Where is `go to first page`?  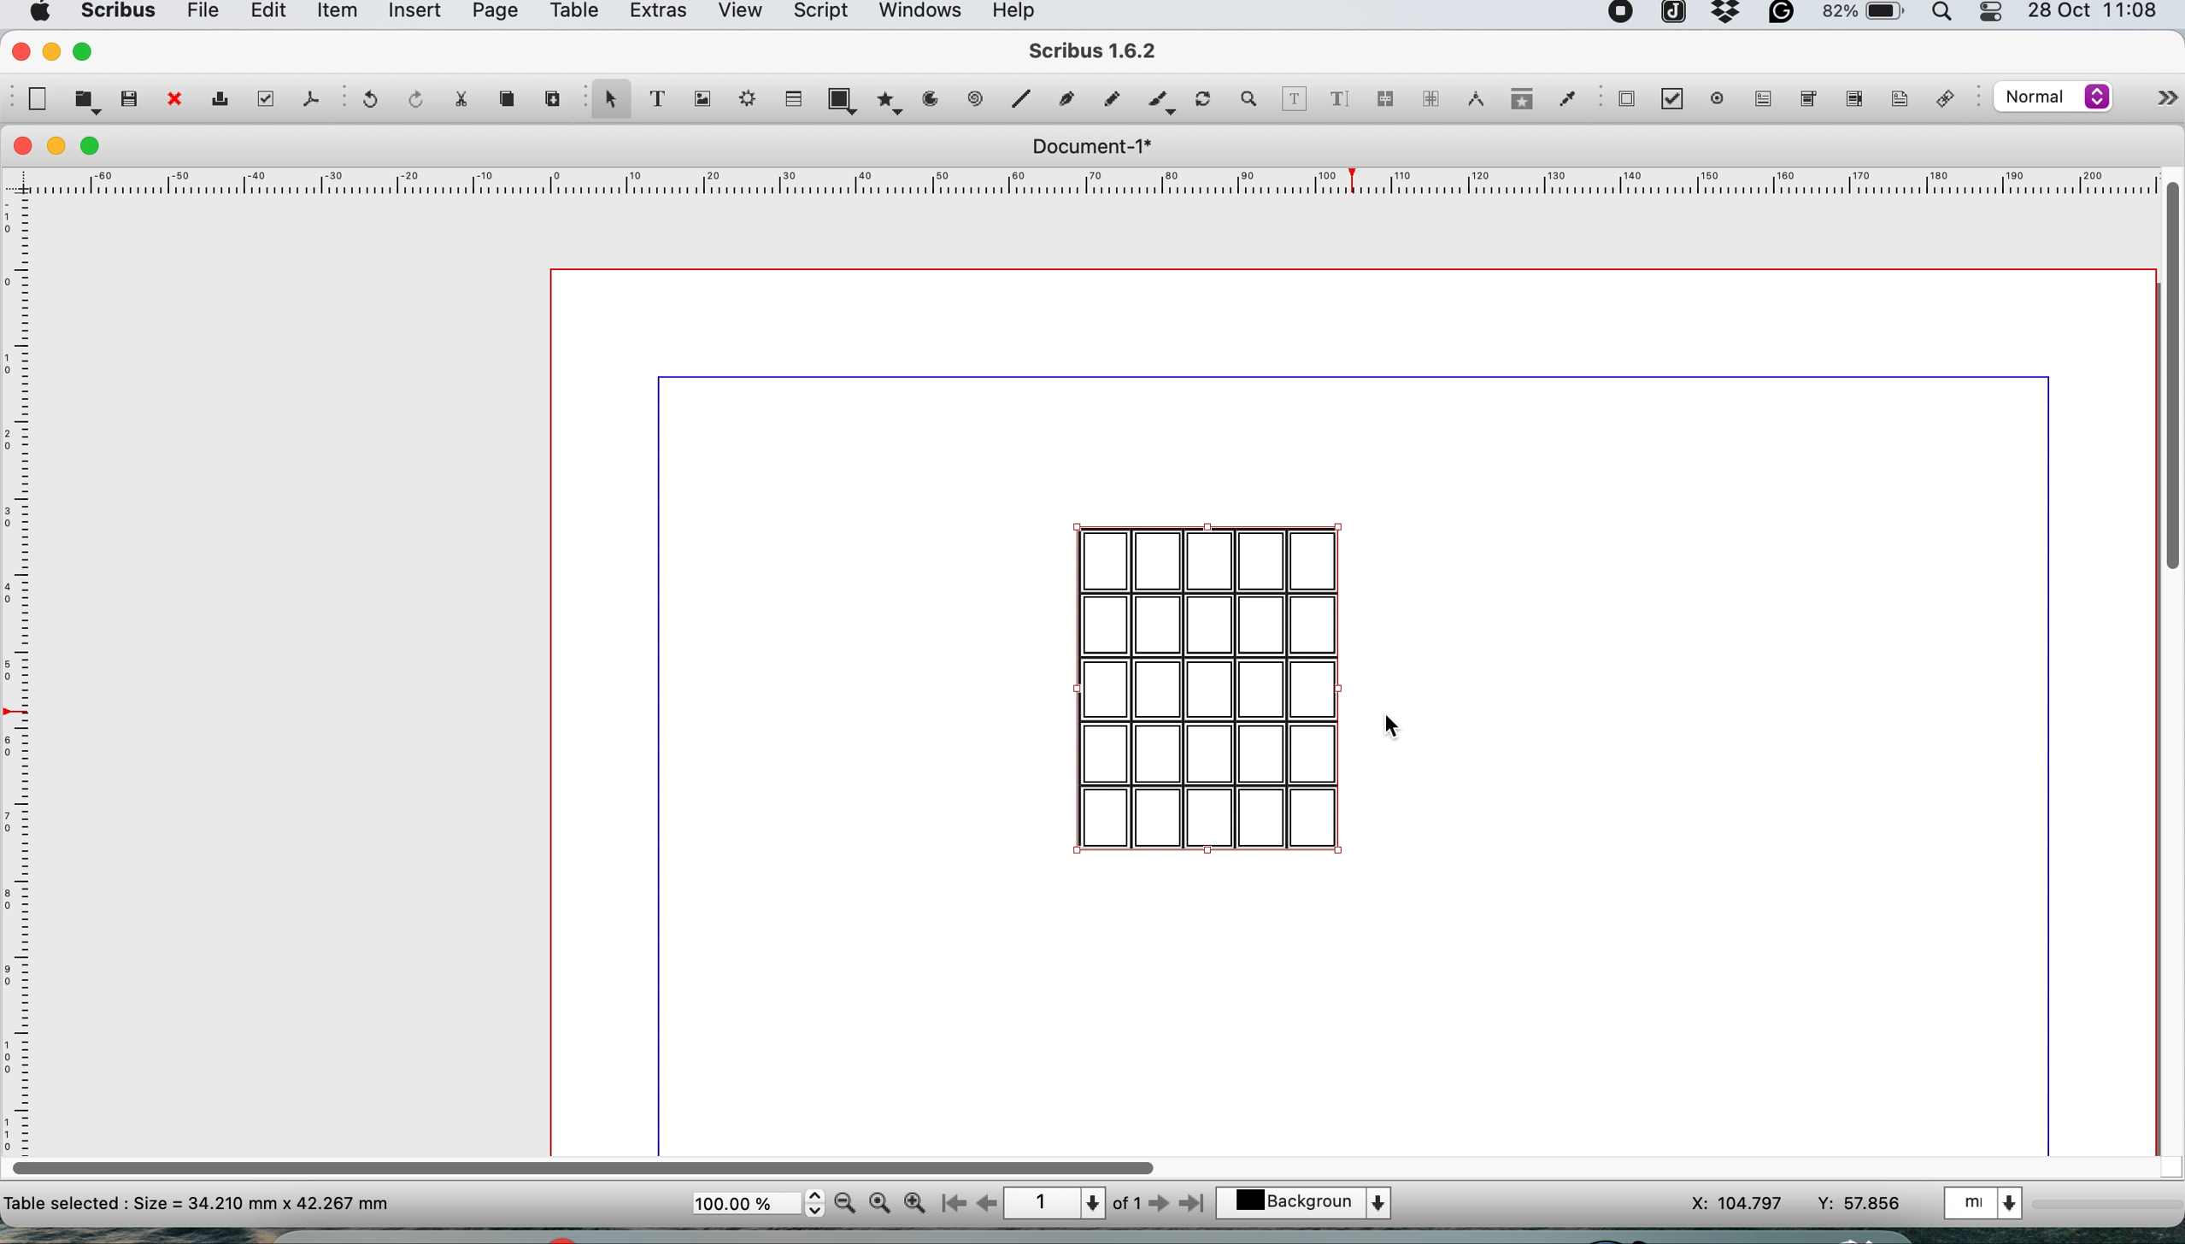 go to first page is located at coordinates (951, 1206).